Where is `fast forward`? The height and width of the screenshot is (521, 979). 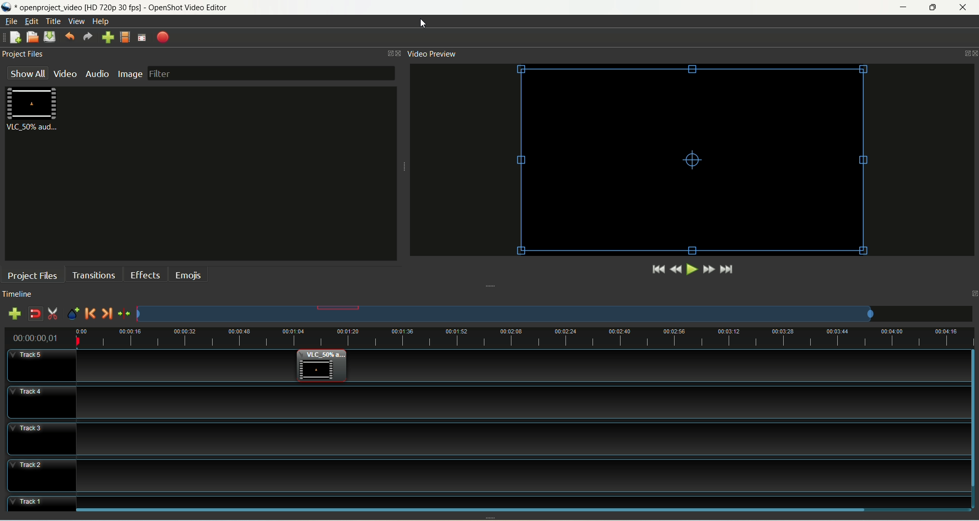 fast forward is located at coordinates (708, 269).